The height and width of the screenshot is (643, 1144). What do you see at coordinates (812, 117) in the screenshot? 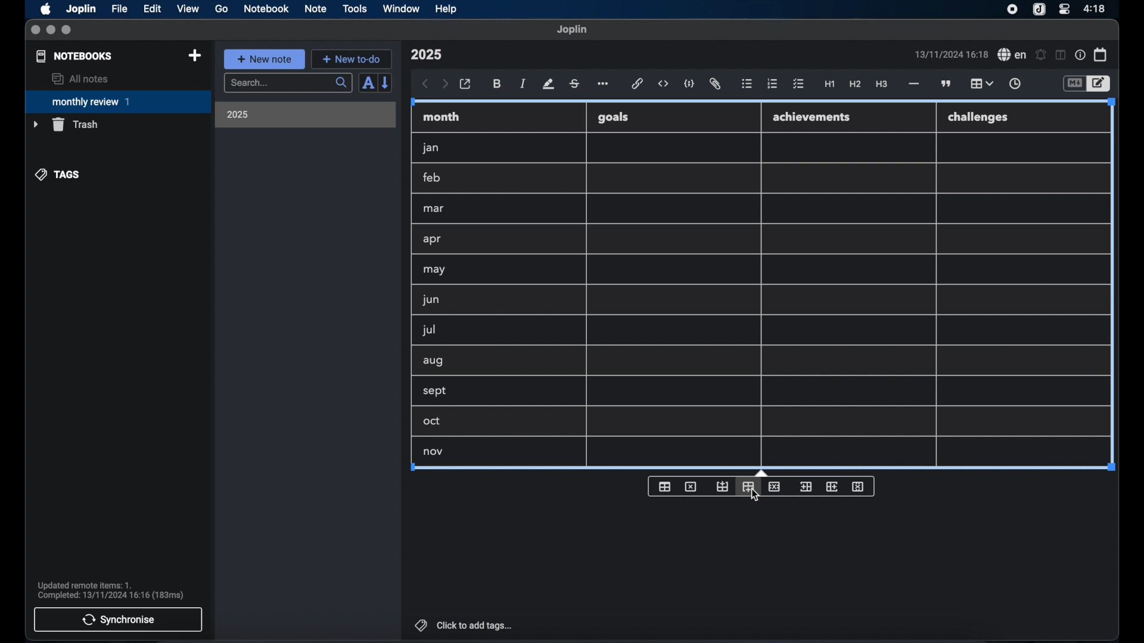
I see `achievements` at bounding box center [812, 117].